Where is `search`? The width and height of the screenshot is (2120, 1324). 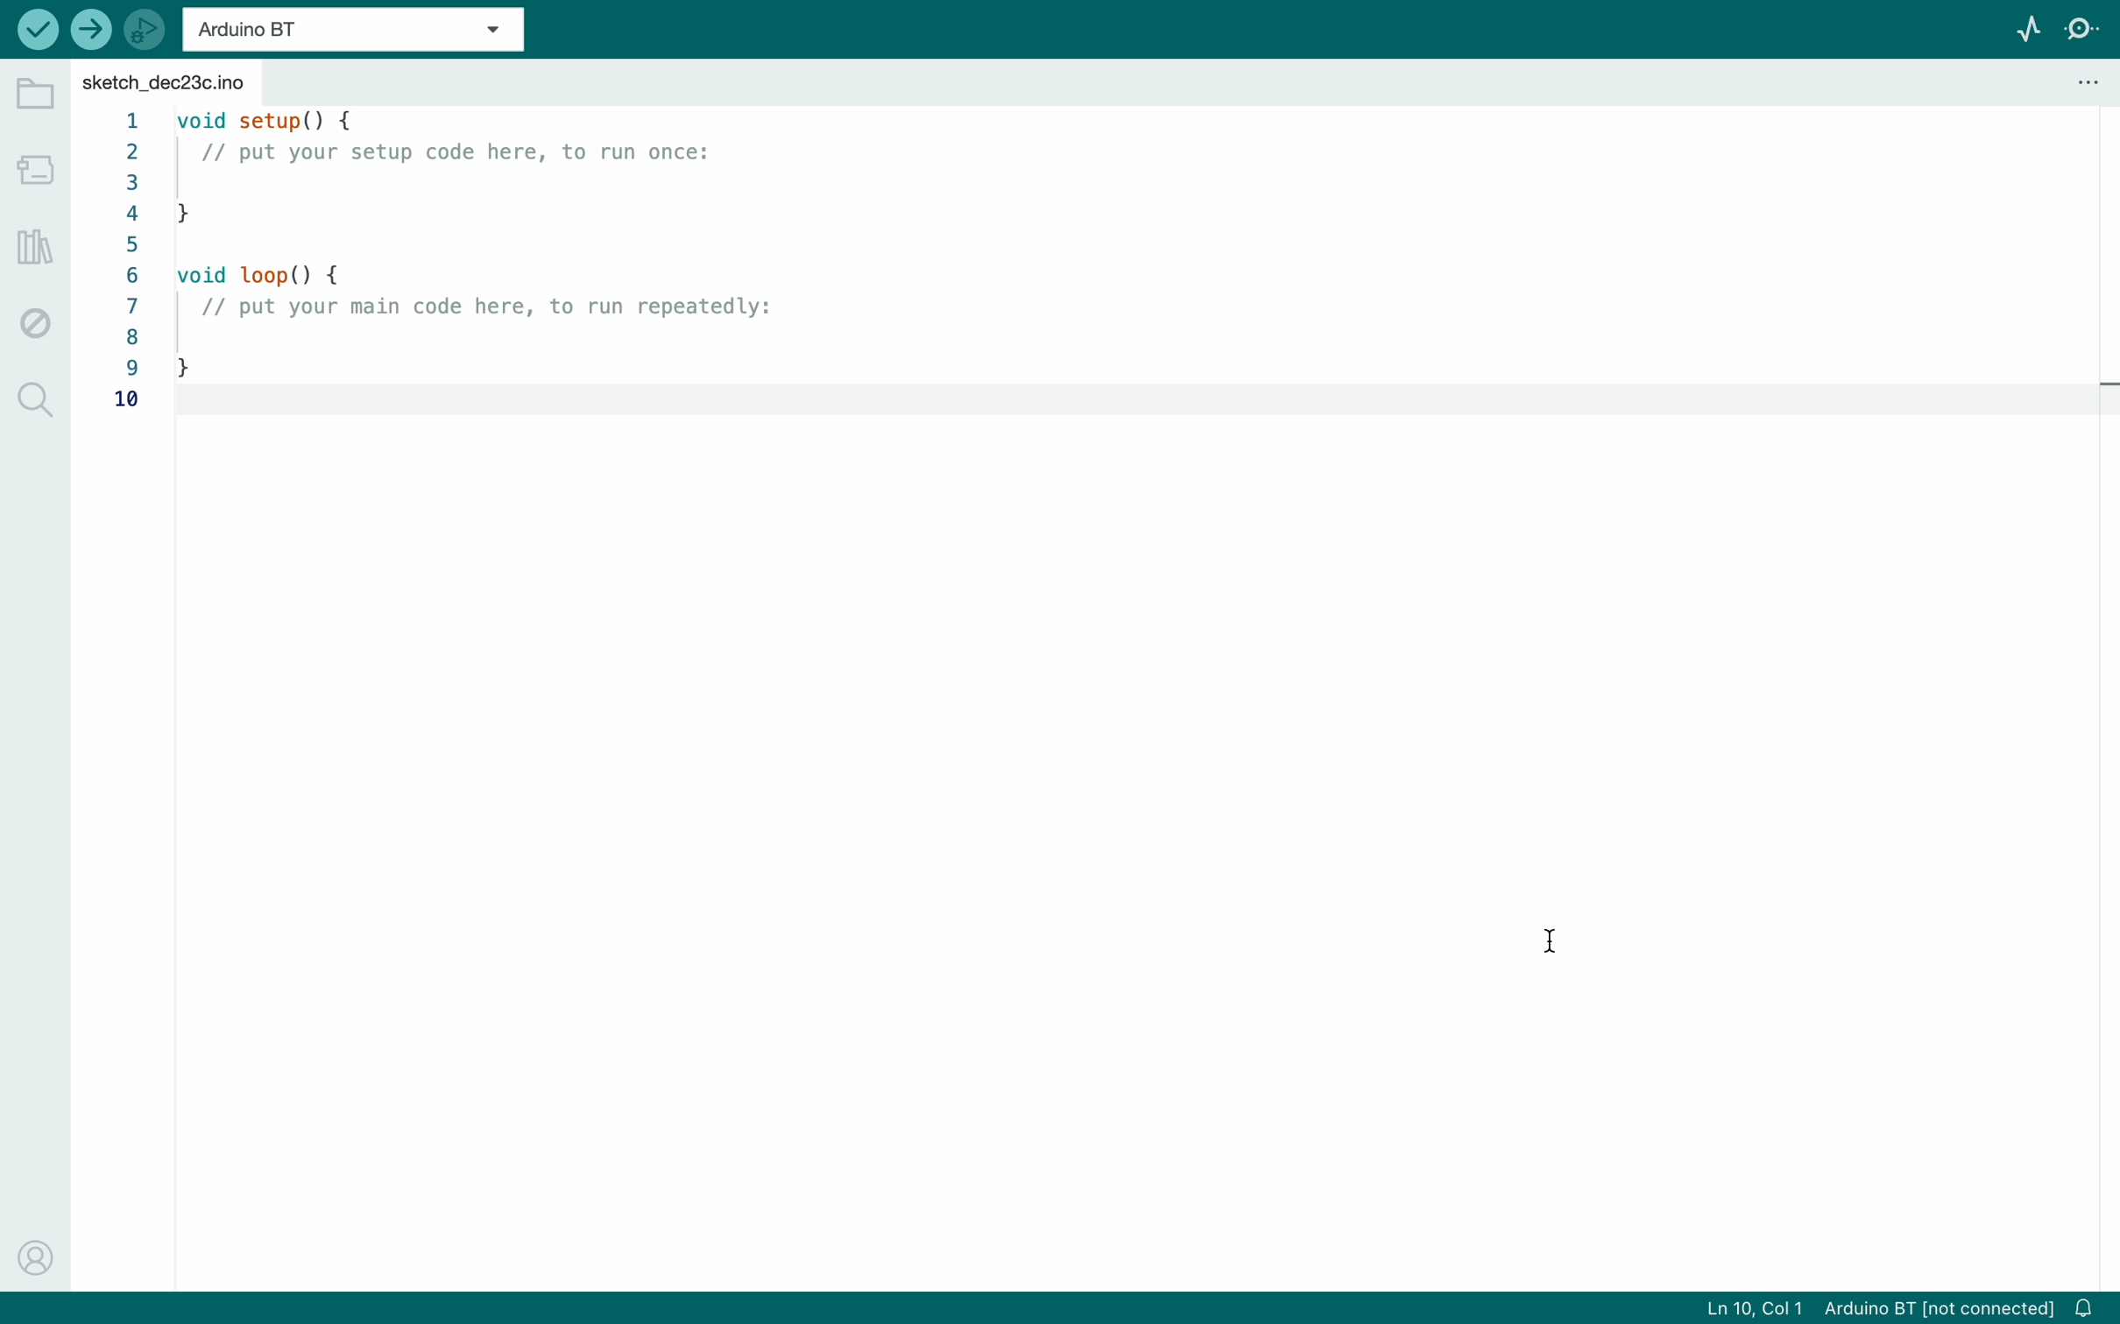
search is located at coordinates (34, 401).